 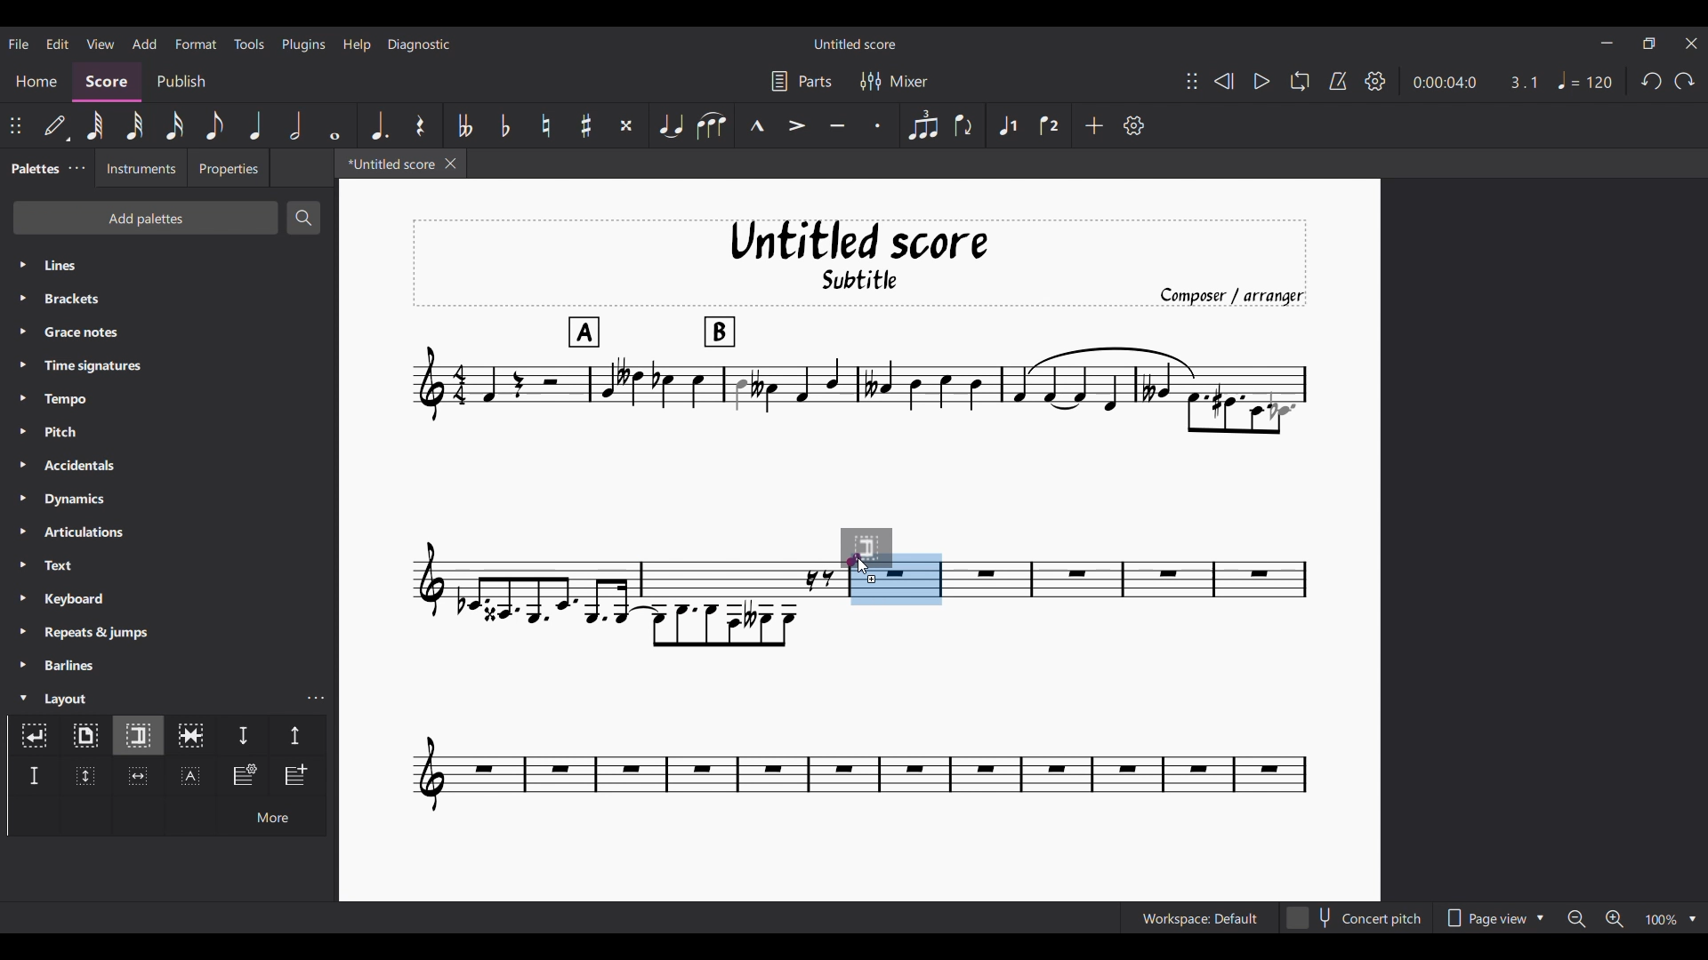 What do you see at coordinates (169, 665) in the screenshot?
I see `Barlines` at bounding box center [169, 665].